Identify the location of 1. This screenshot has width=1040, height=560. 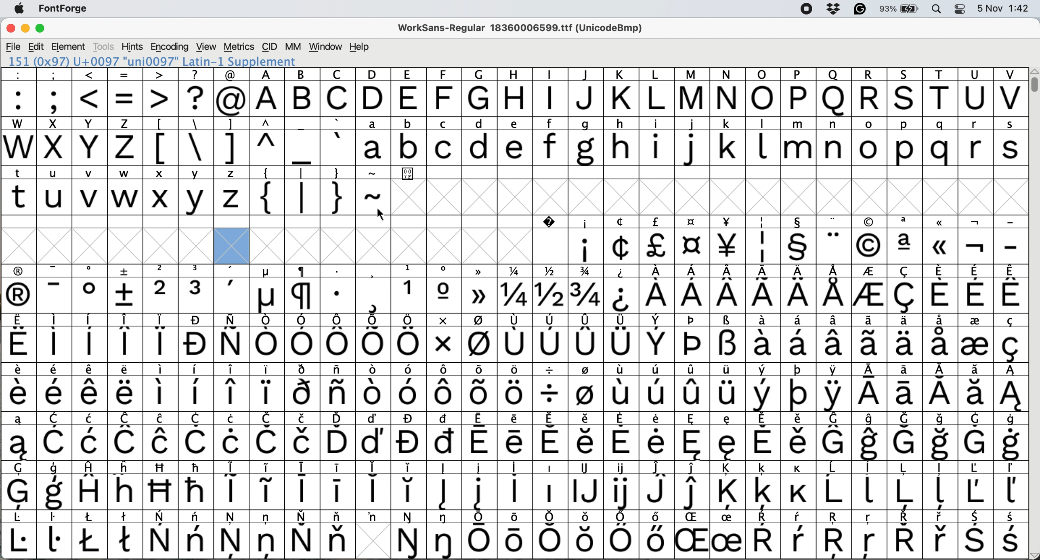
(409, 288).